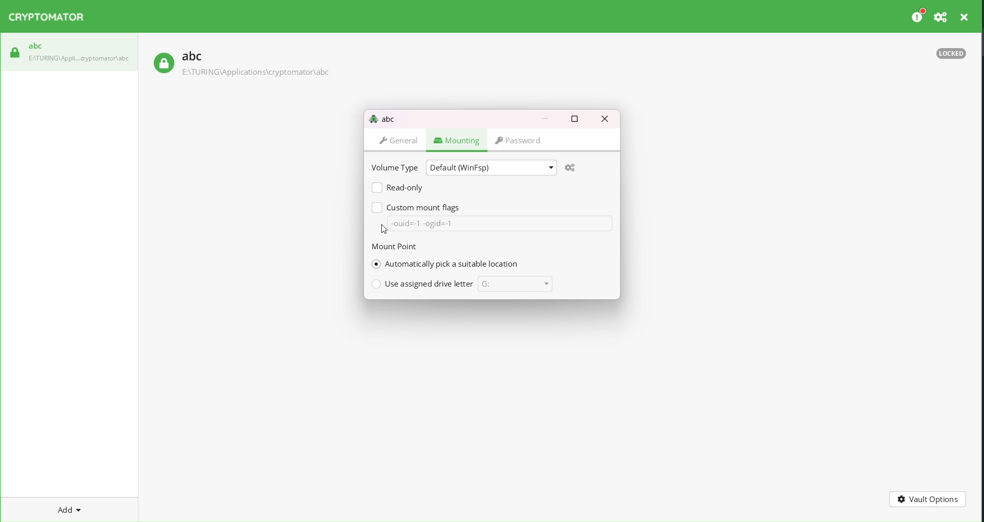 This screenshot has width=984, height=522. What do you see at coordinates (50, 18) in the screenshot?
I see `Cryptomator` at bounding box center [50, 18].